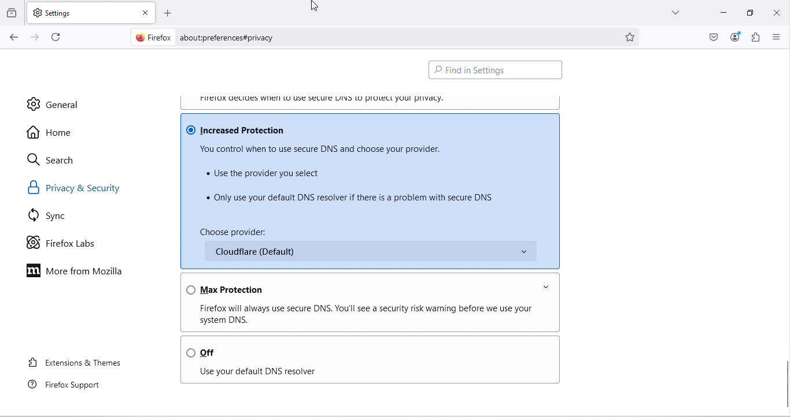  I want to click on Save to pocket, so click(711, 36).